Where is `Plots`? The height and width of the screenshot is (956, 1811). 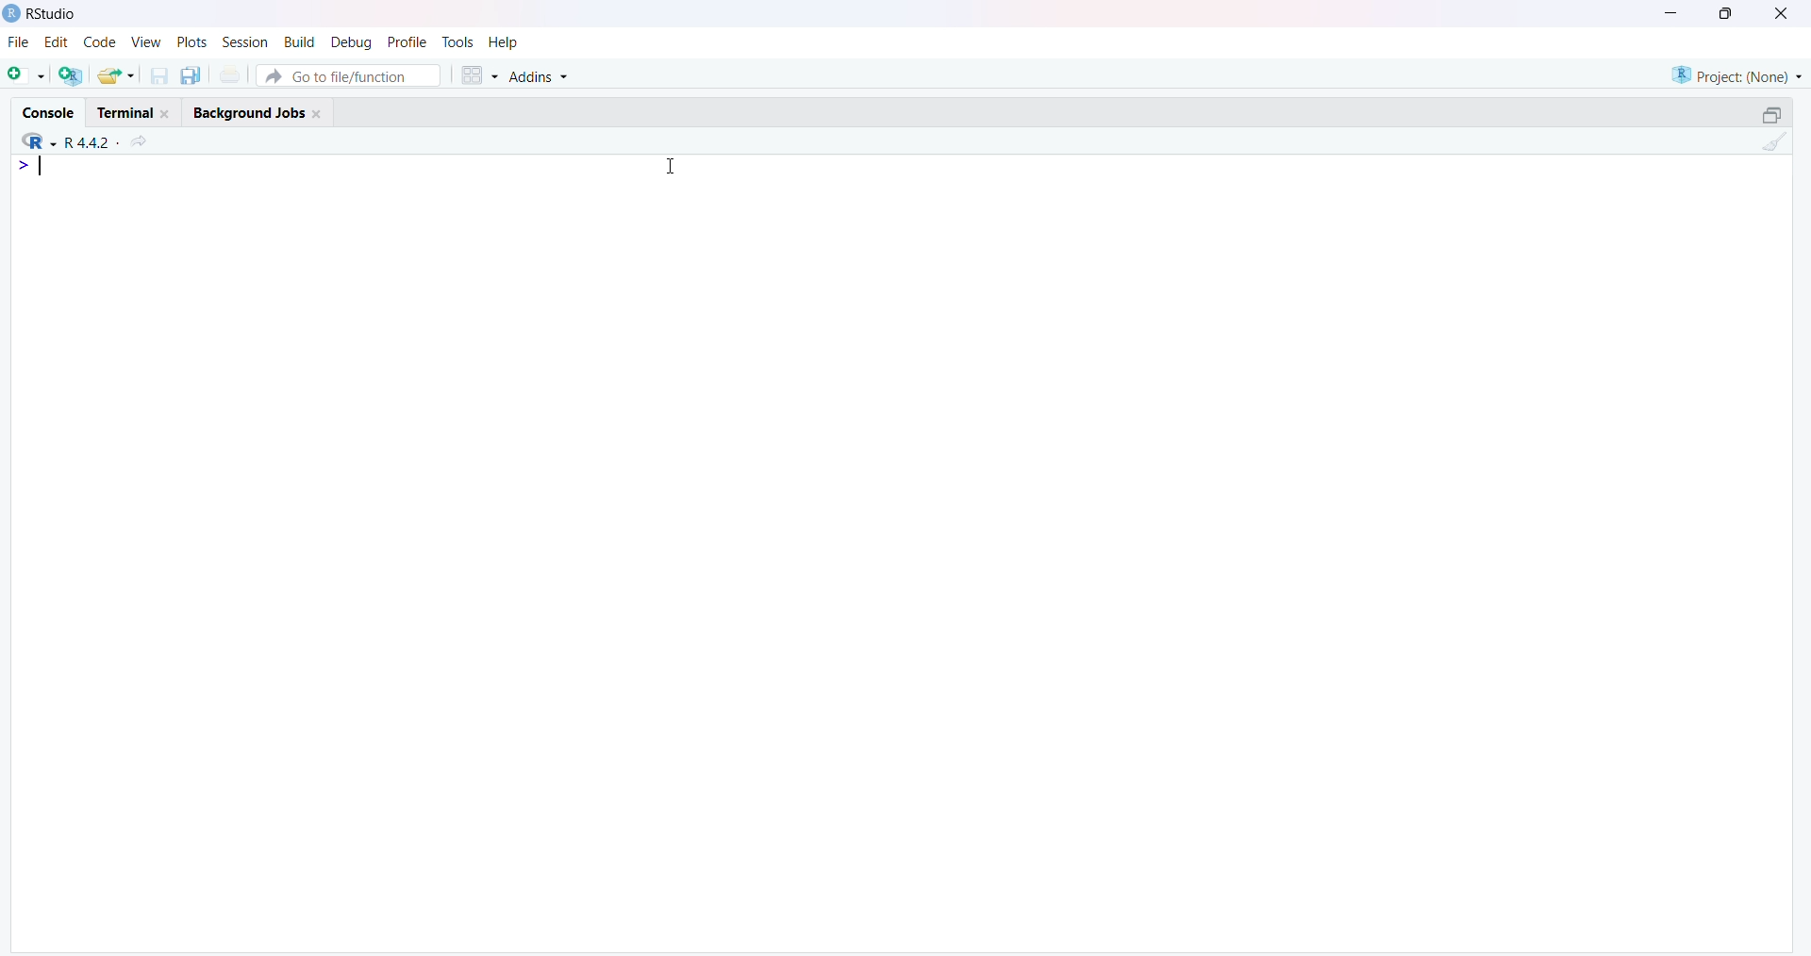
Plots is located at coordinates (190, 42).